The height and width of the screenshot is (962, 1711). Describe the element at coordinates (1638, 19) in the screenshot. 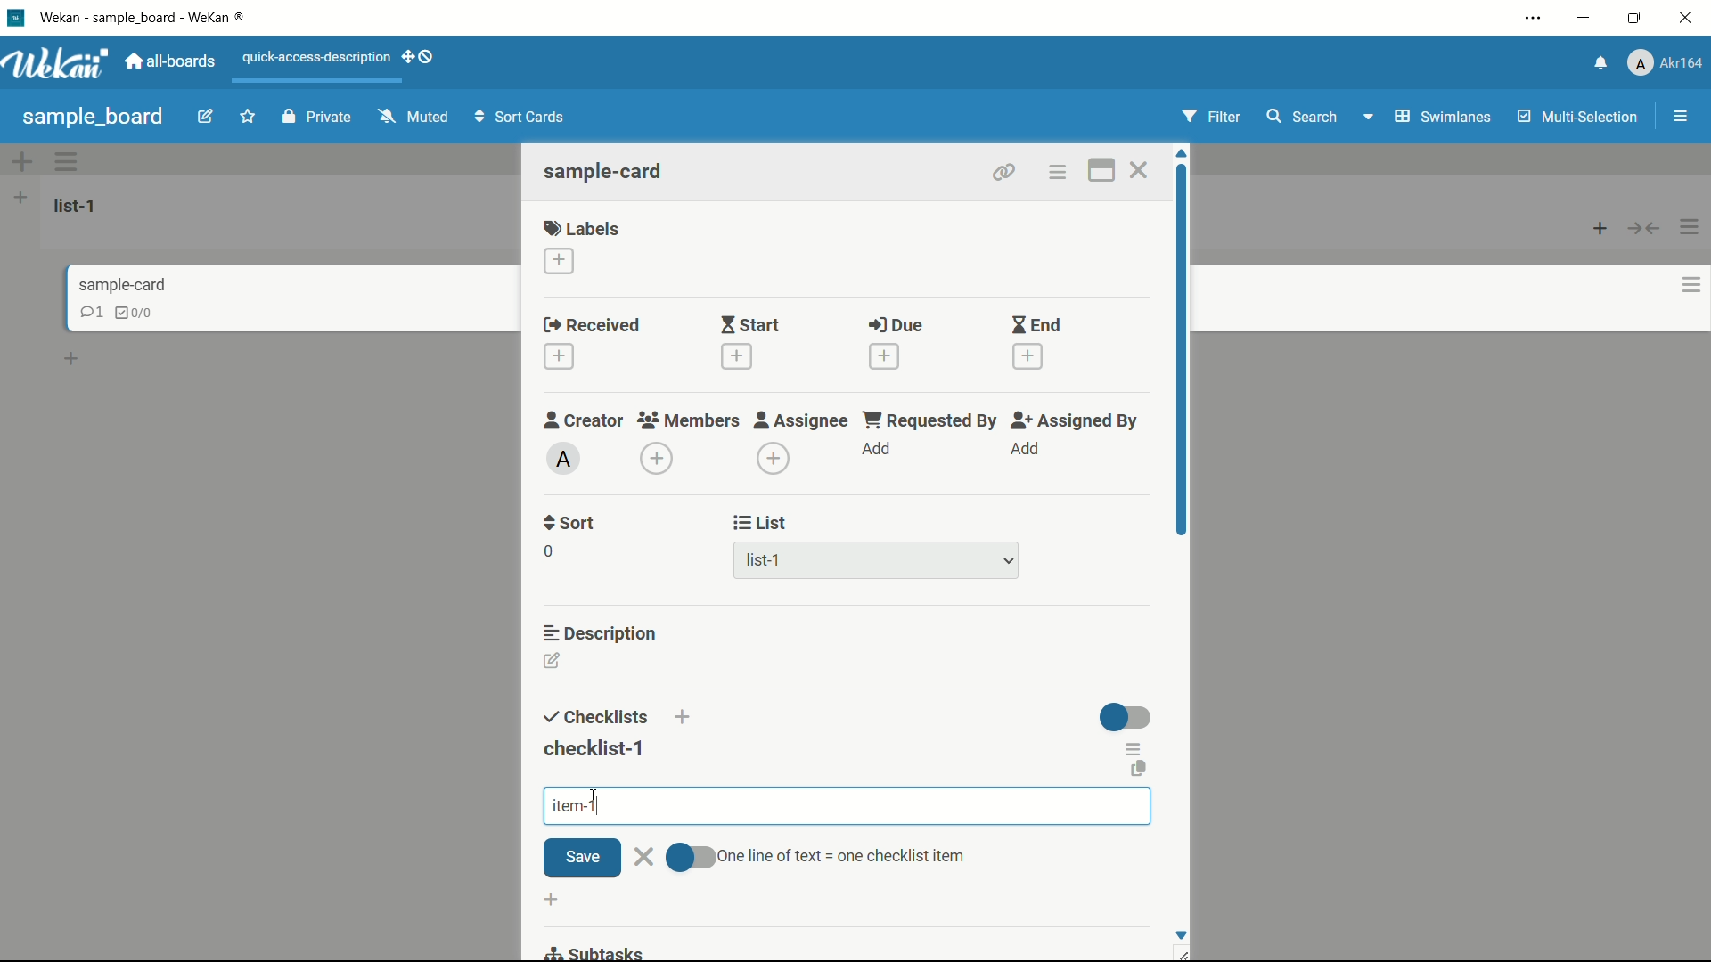

I see `maximize` at that location.